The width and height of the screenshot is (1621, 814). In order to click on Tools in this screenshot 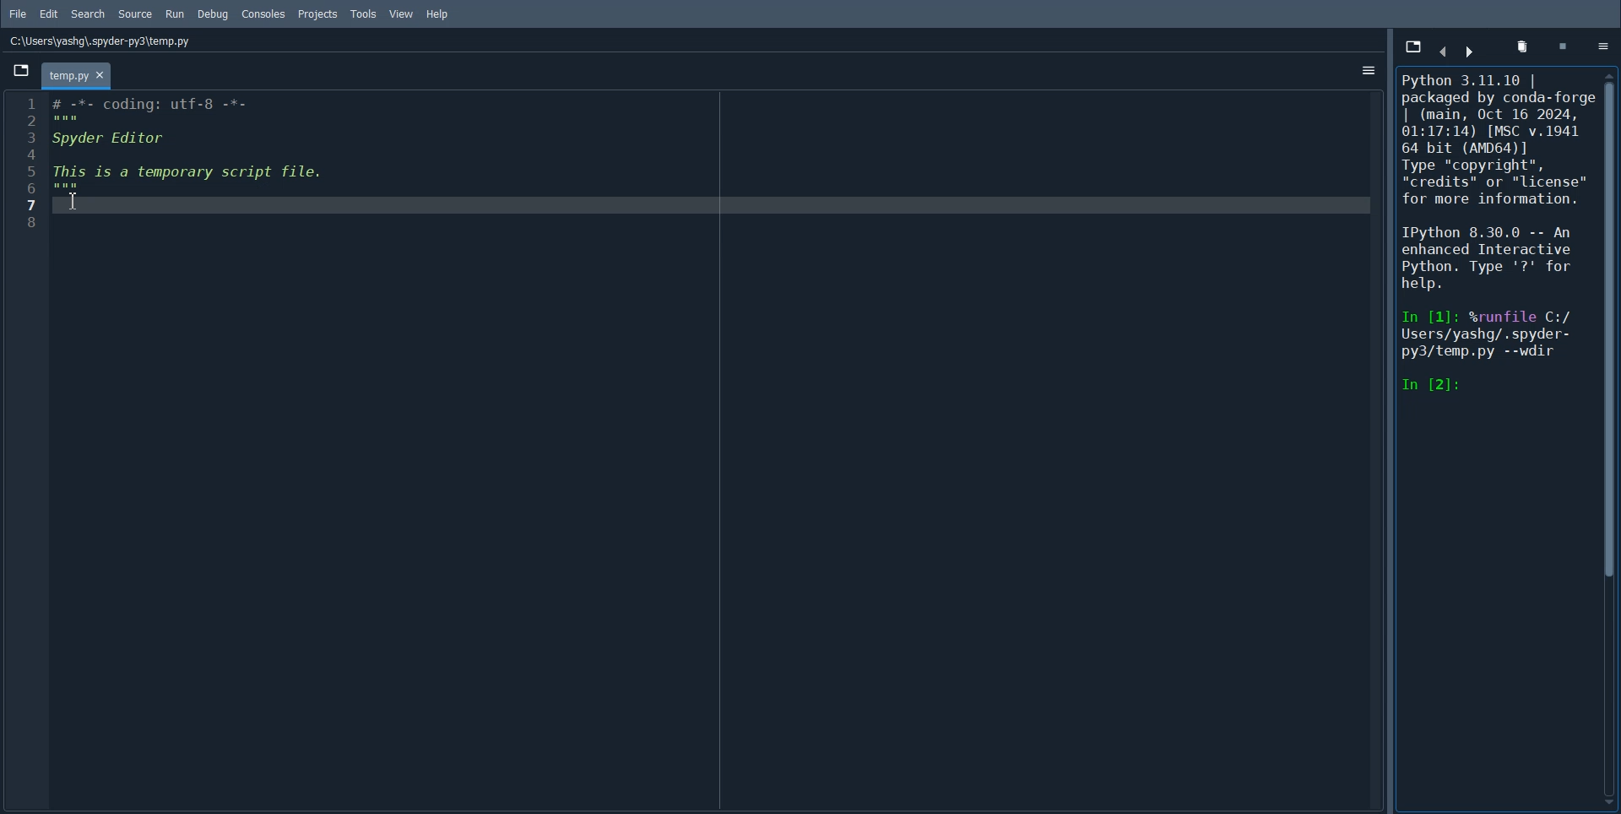, I will do `click(366, 14)`.